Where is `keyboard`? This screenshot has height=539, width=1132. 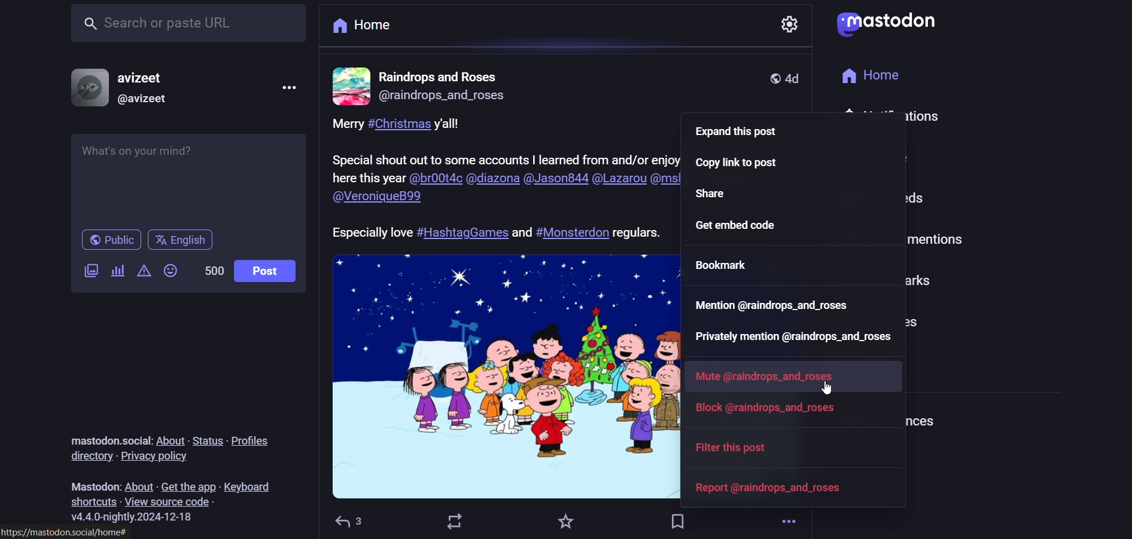
keyboard is located at coordinates (251, 486).